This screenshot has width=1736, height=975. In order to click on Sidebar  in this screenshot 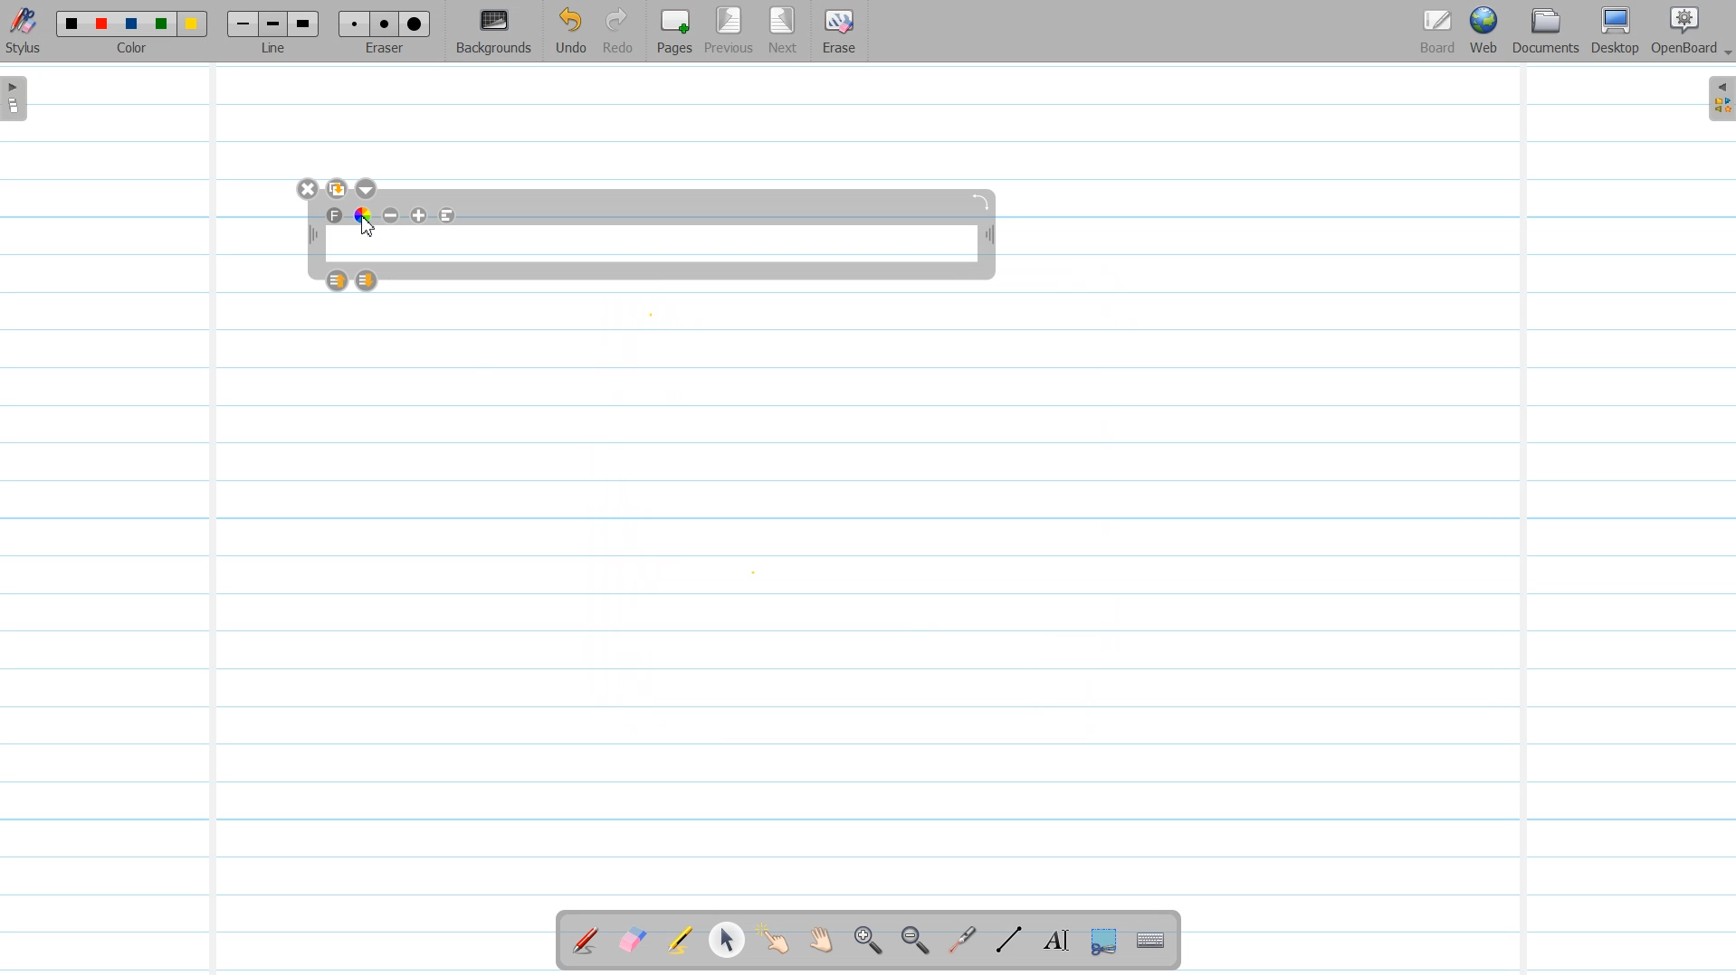, I will do `click(1718, 99)`.